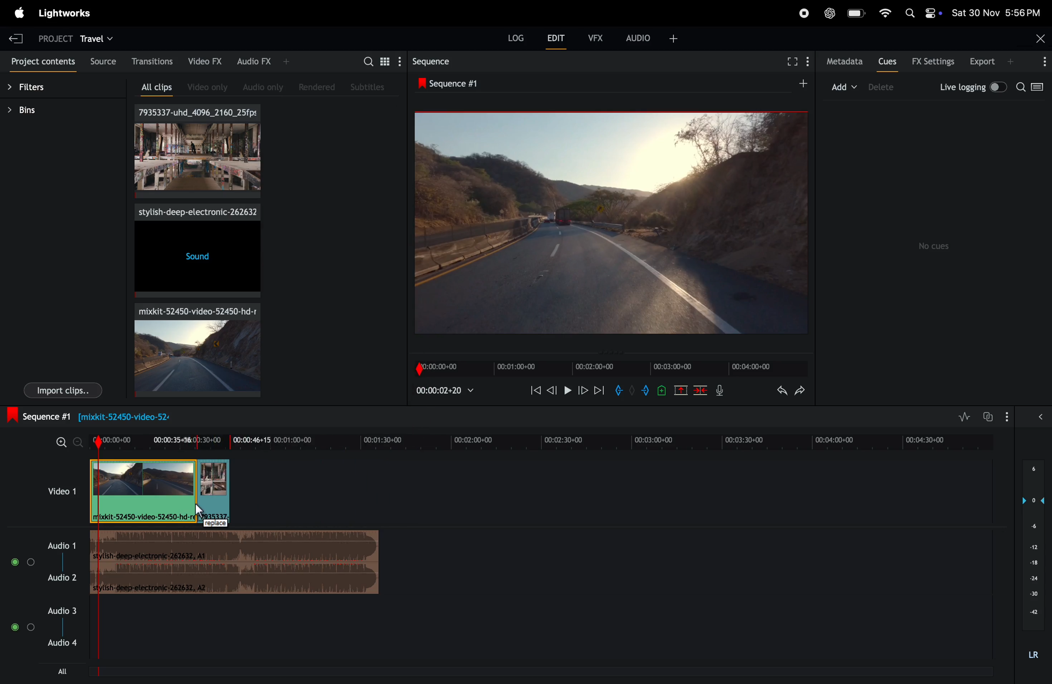 This screenshot has width=1052, height=684. I want to click on video 1, so click(59, 490).